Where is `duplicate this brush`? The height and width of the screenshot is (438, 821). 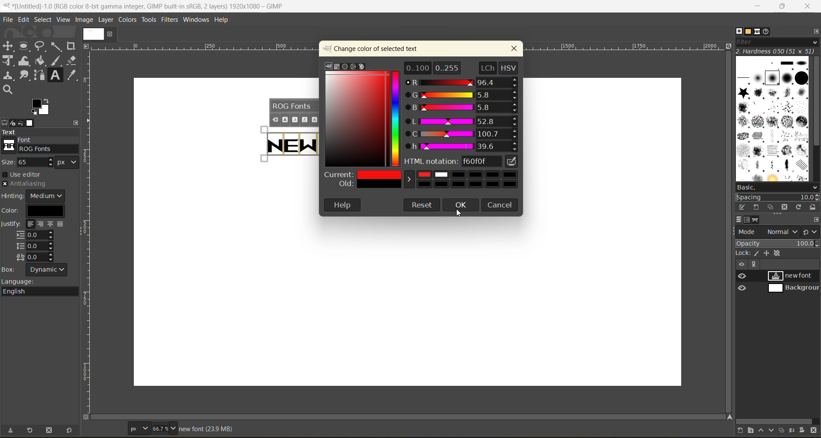
duplicate this brush is located at coordinates (772, 207).